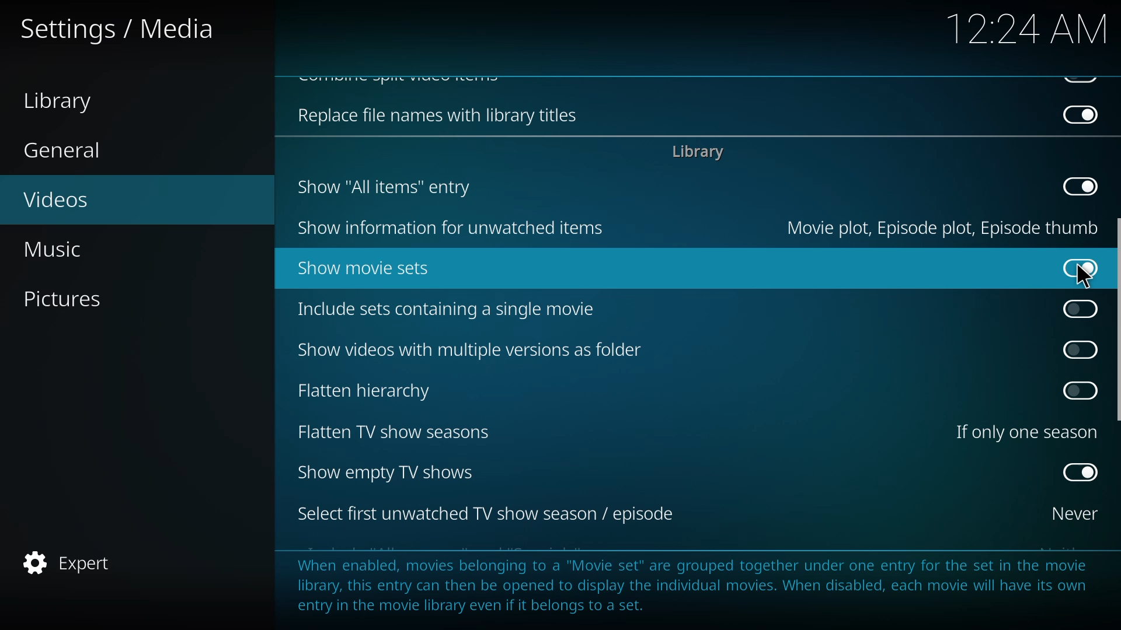 The height and width of the screenshot is (630, 1121). Describe the element at coordinates (694, 152) in the screenshot. I see `library` at that location.